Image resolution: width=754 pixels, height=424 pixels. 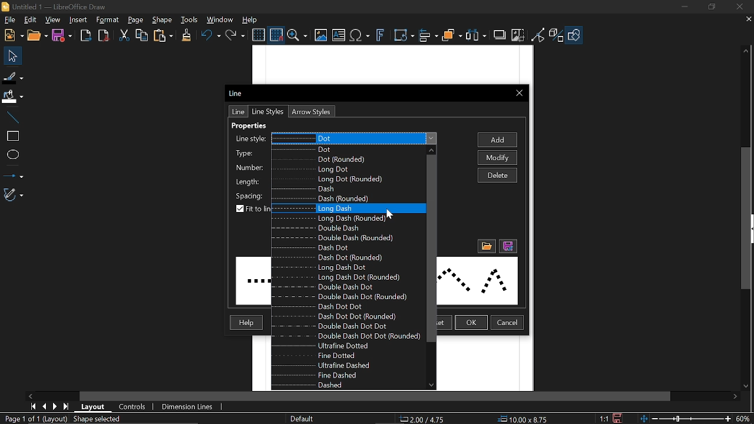 I want to click on File, so click(x=486, y=247).